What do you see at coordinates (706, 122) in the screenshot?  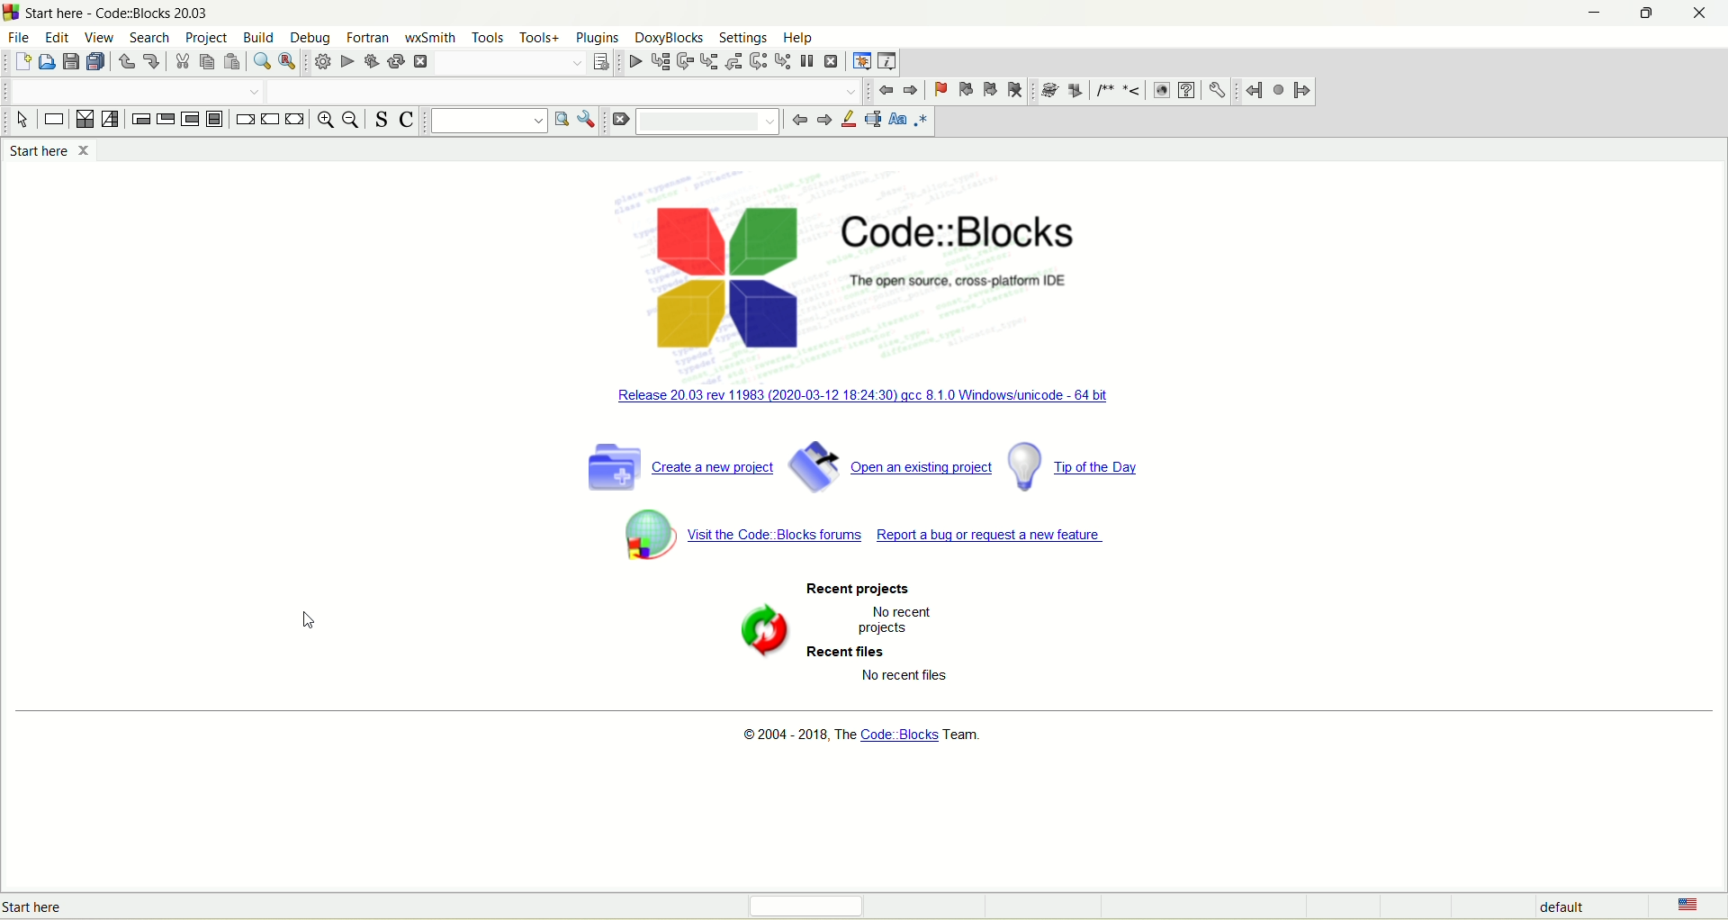 I see `blank space` at bounding box center [706, 122].